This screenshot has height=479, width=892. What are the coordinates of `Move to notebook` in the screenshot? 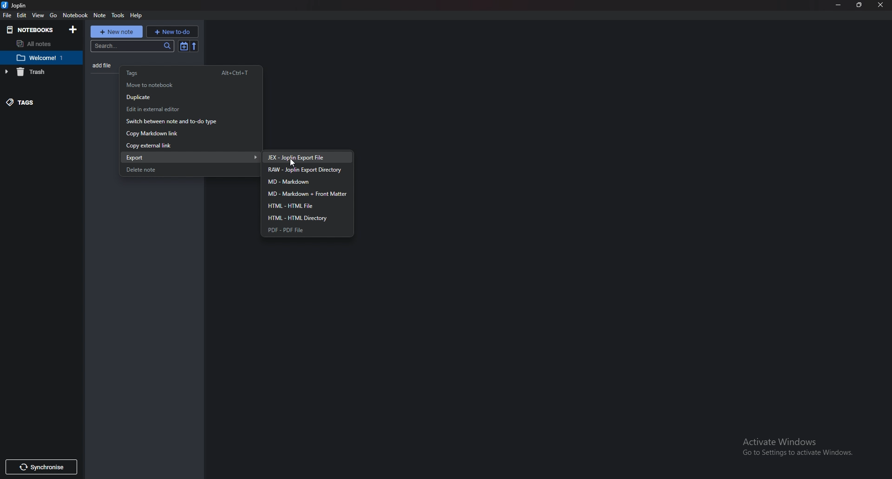 It's located at (184, 85).